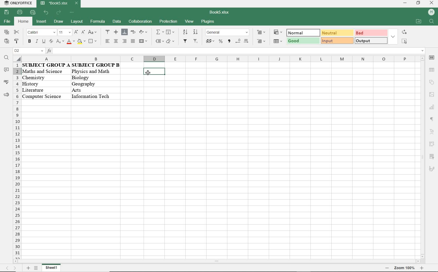 This screenshot has width=438, height=272. What do you see at coordinates (433, 108) in the screenshot?
I see `sign` at bounding box center [433, 108].